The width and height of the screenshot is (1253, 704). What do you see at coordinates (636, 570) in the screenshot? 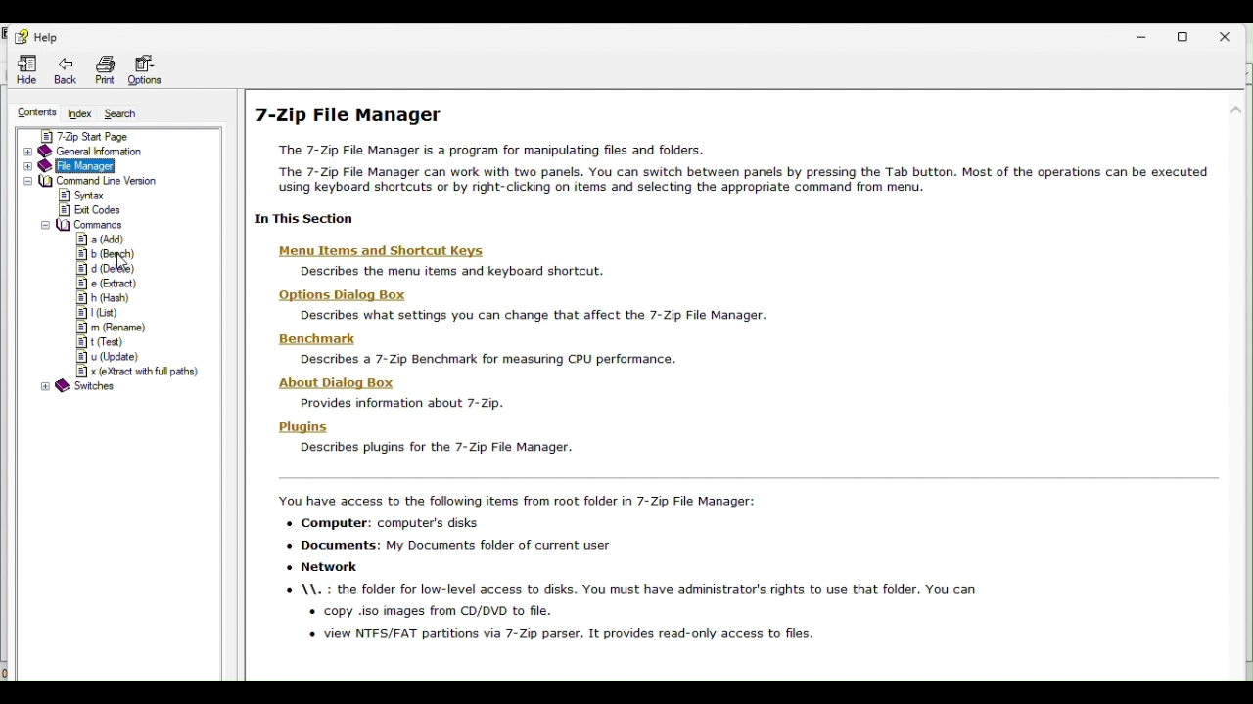
I see `You have access to the following items from root folder in 7-Zip File Manager:
+ Computer: computer's disks
+ Documents: My Documents folder of current user
+ Network
 \\. : the folder for low-level access to disks. You must have administrator's rights to use that folder. You can
« copy .iso images from CD/DVD to file.
« view NTFS/FAT partitions via 7-Zip parser. It provides read-only access to files.` at bounding box center [636, 570].